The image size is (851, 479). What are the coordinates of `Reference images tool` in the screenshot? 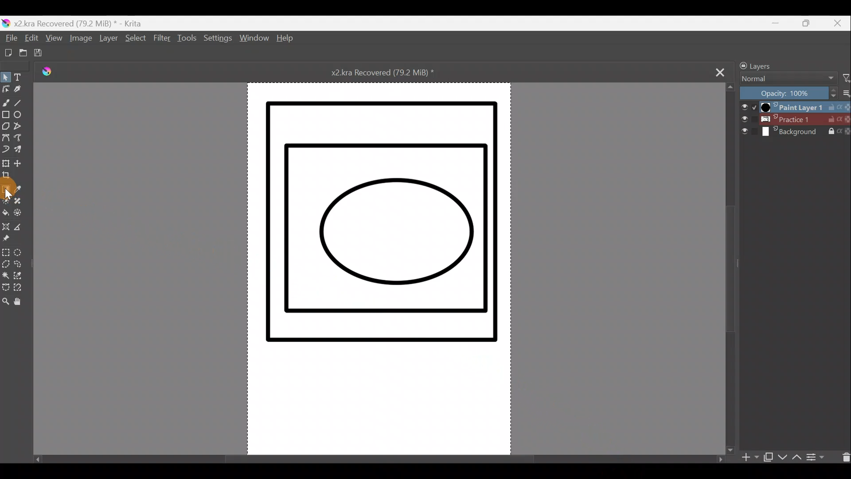 It's located at (6, 242).